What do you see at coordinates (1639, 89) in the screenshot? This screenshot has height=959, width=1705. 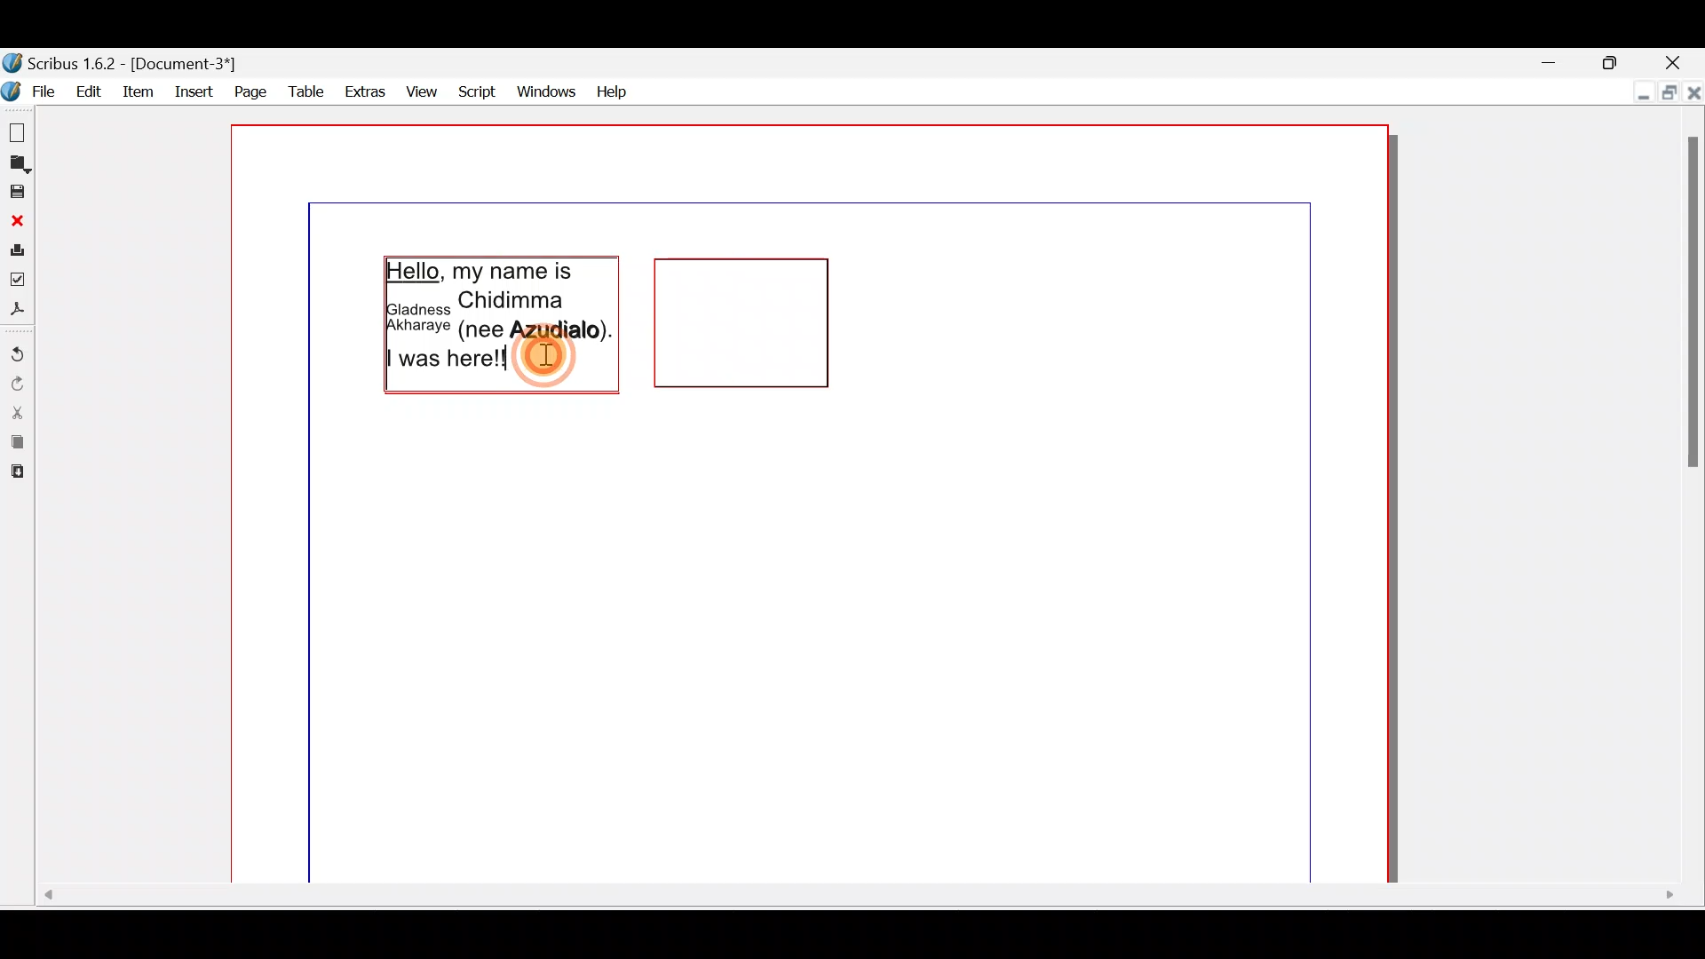 I see `Minimise` at bounding box center [1639, 89].